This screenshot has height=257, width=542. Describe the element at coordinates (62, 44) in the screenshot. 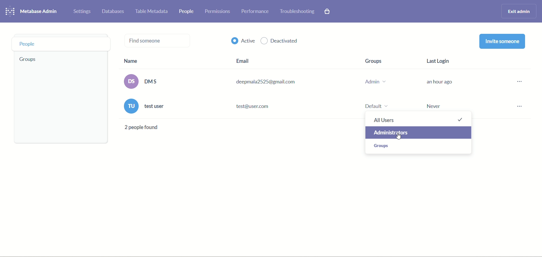

I see `people` at that location.